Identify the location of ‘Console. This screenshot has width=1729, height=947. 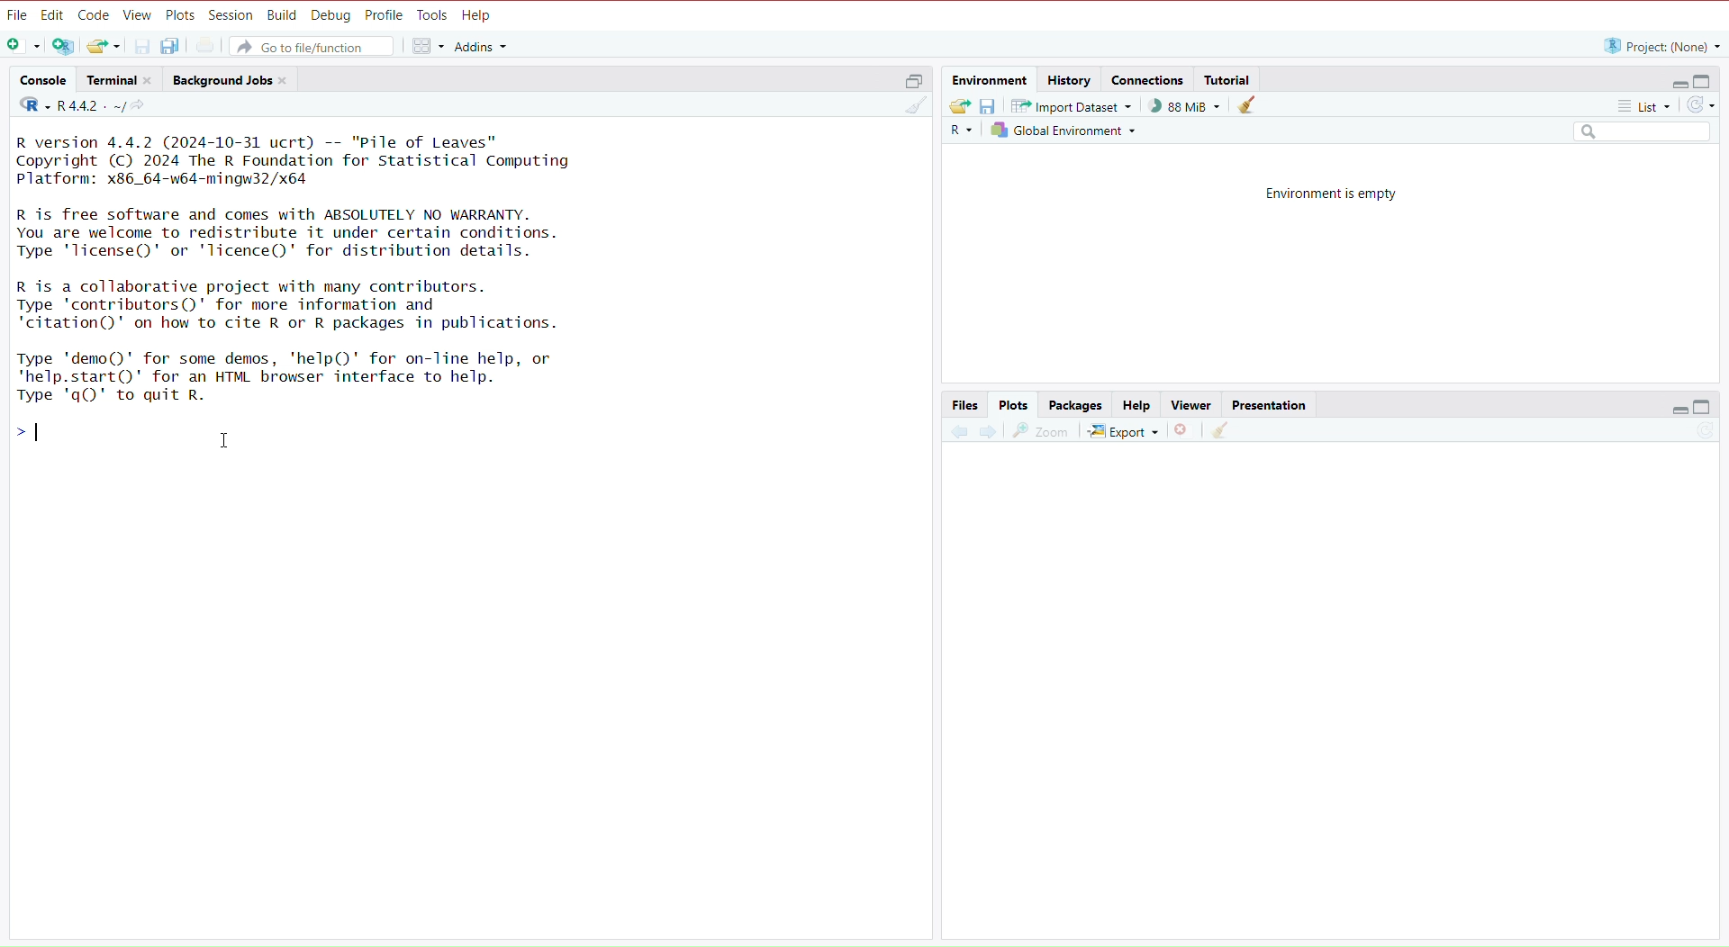
(41, 78).